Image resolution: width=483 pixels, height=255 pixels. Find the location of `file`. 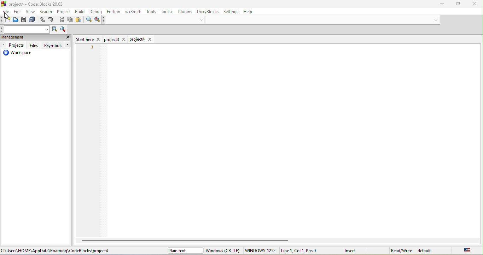

file is located at coordinates (6, 12).